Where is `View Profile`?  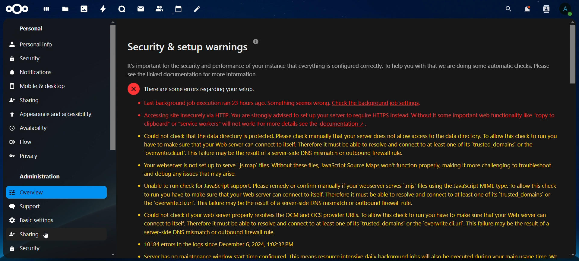
View Profile is located at coordinates (566, 10).